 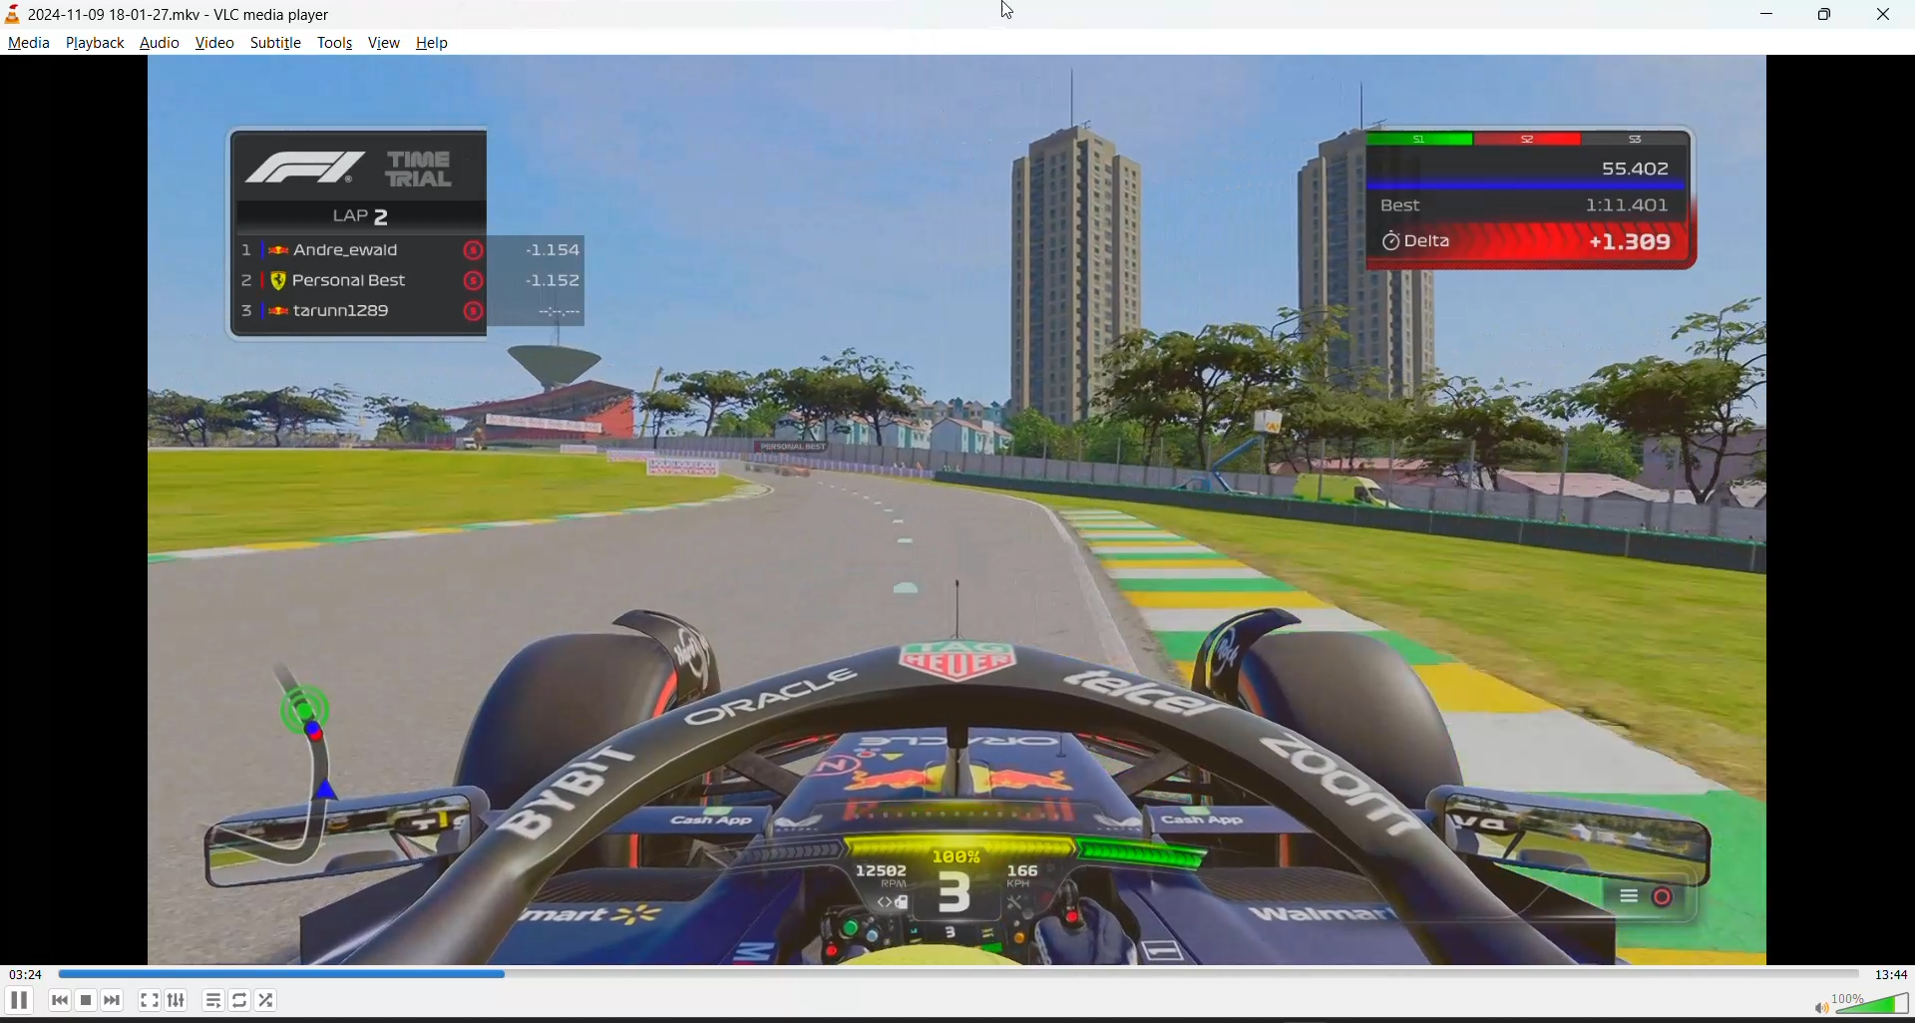 I want to click on playlist, so click(x=213, y=1000).